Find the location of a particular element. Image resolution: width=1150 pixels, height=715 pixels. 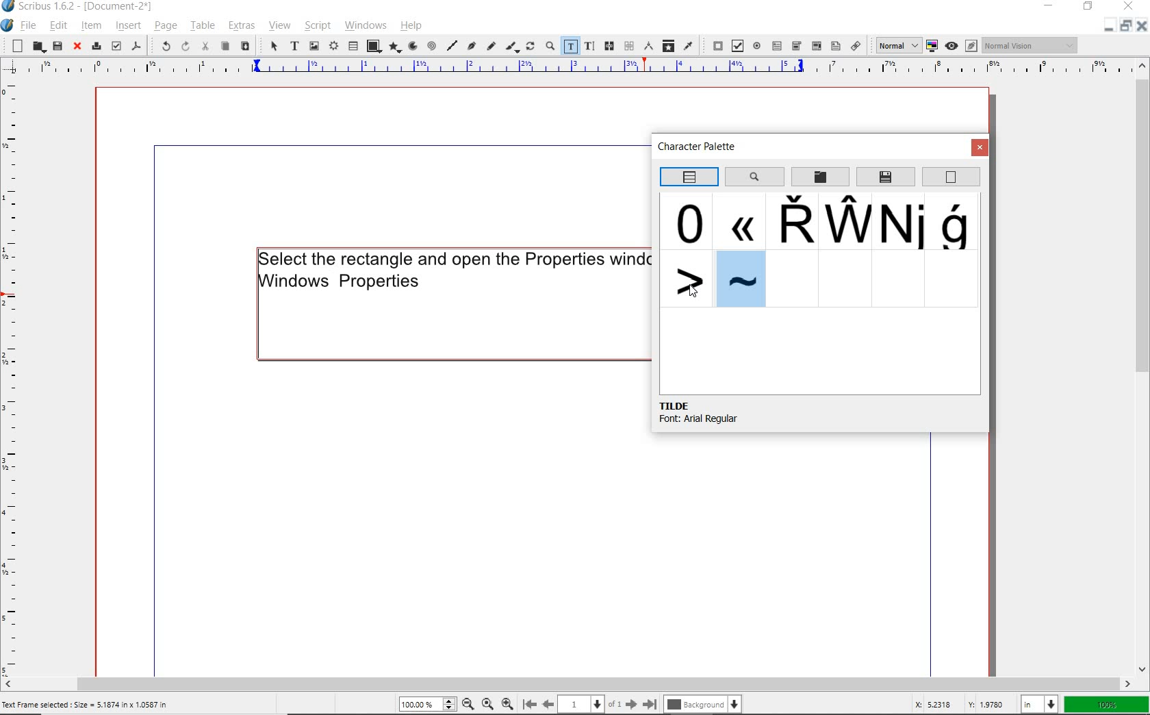

link text frames is located at coordinates (611, 47).